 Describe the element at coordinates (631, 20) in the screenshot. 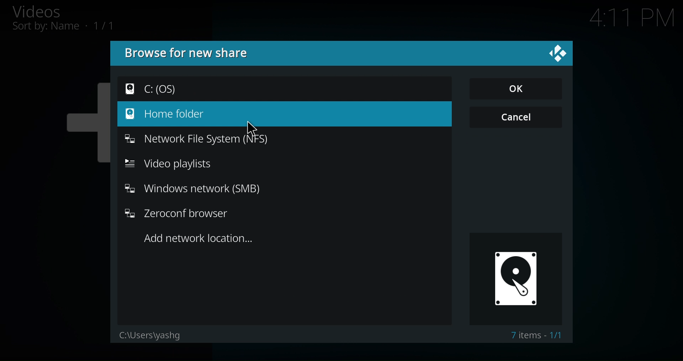

I see `4:11 PM` at that location.